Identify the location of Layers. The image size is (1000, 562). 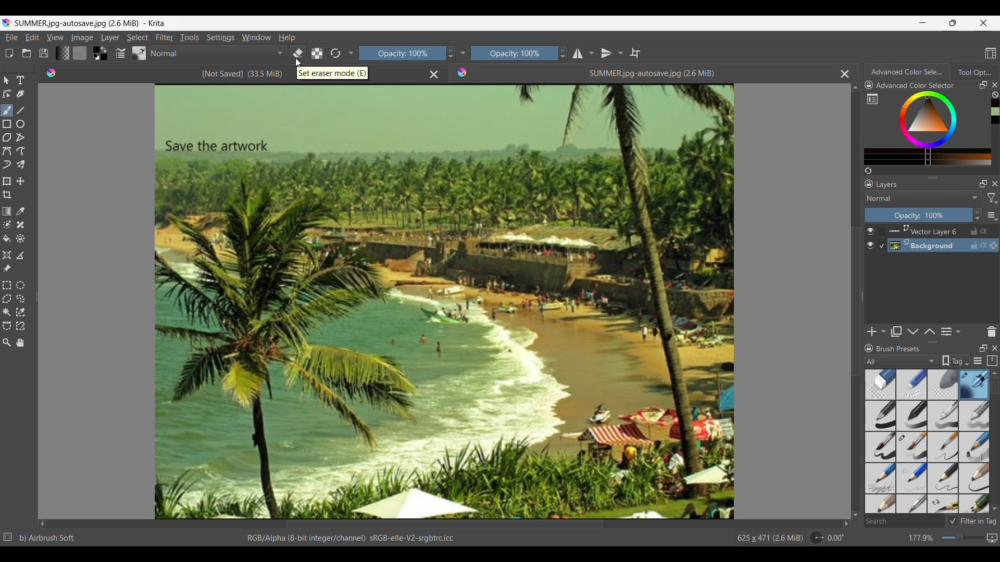
(889, 184).